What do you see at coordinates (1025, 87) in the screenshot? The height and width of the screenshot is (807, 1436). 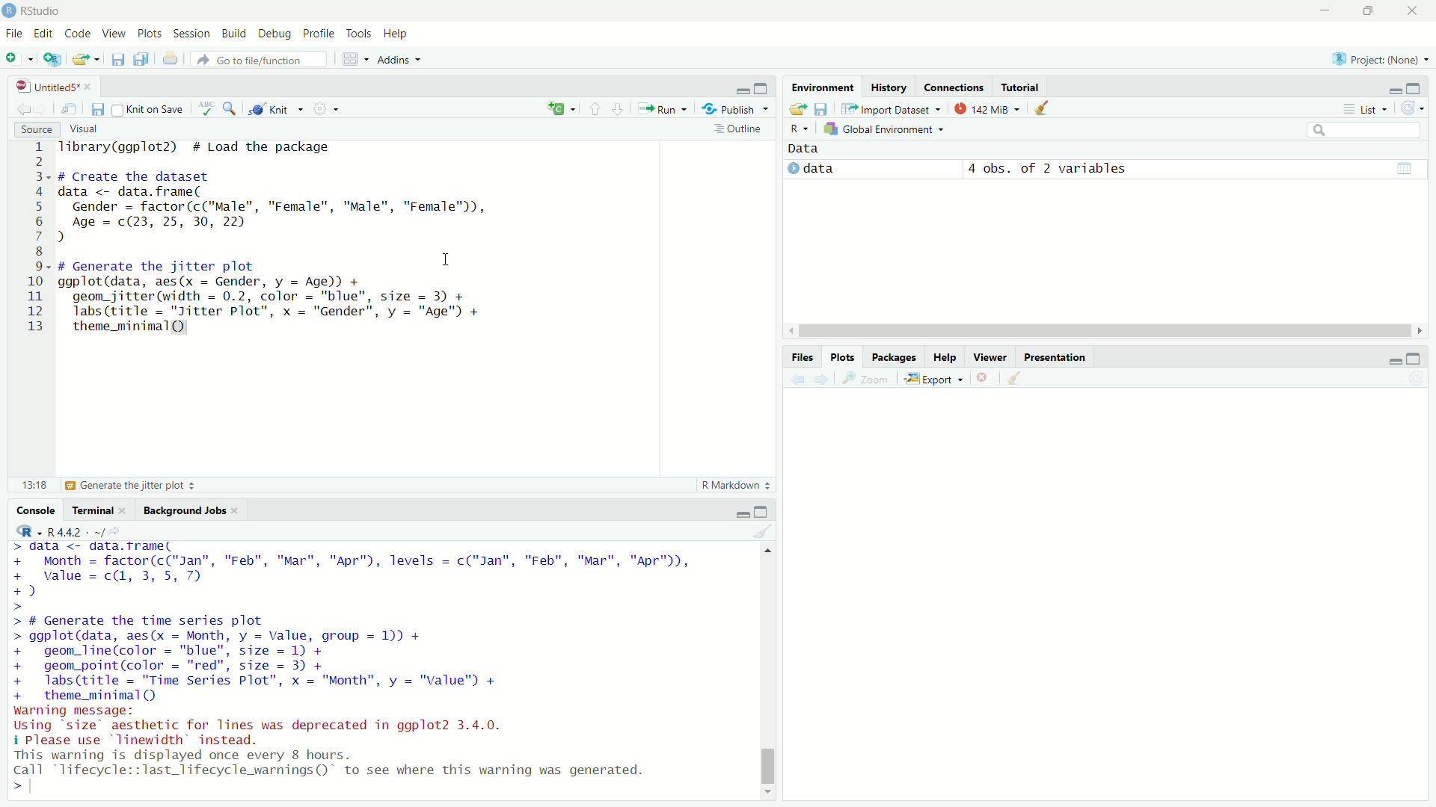 I see `tutorial` at bounding box center [1025, 87].